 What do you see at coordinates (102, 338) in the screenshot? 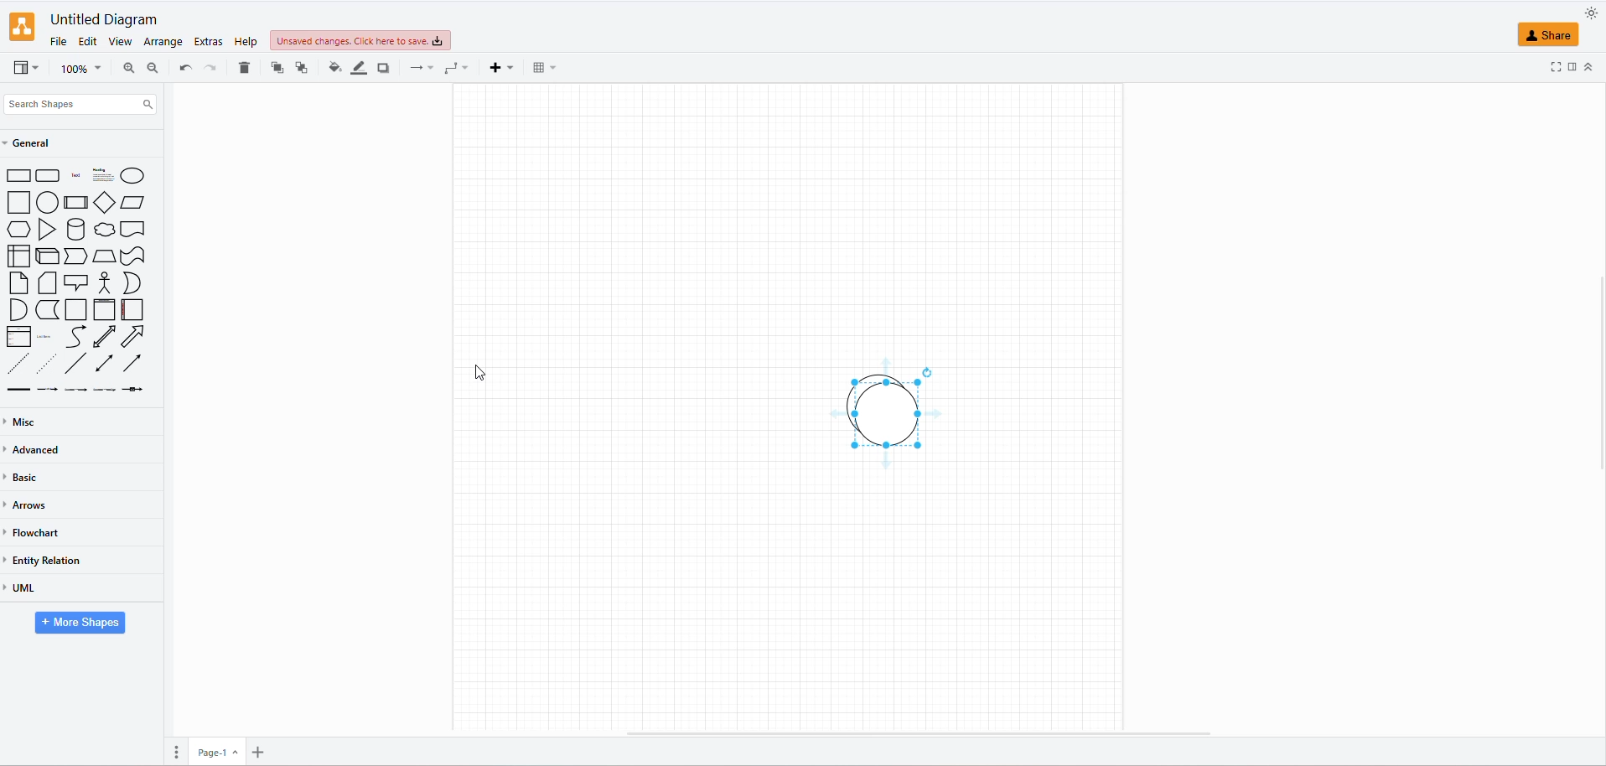
I see `BIDIRECTIONAL` at bounding box center [102, 338].